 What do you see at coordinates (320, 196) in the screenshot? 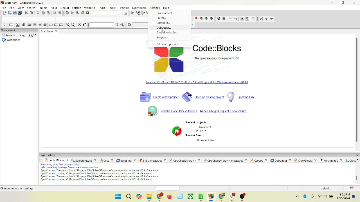
I see `wifi` at bounding box center [320, 196].